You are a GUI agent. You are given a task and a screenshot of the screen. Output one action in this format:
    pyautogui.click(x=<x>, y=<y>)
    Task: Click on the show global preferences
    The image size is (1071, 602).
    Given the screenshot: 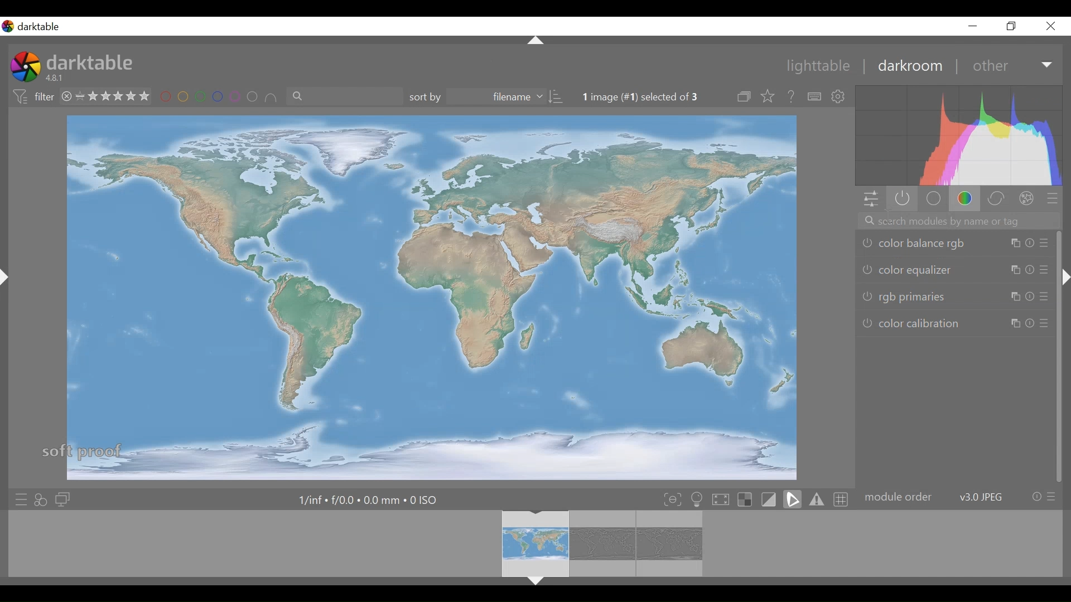 What is the action you would take?
    pyautogui.click(x=841, y=96)
    